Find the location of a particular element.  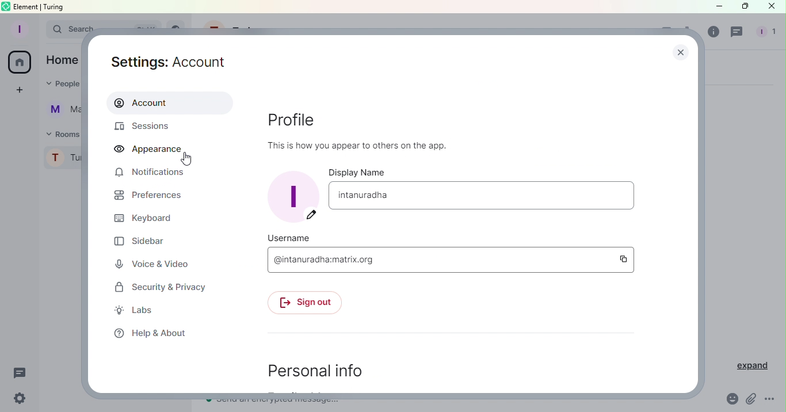

Copy is located at coordinates (627, 259).